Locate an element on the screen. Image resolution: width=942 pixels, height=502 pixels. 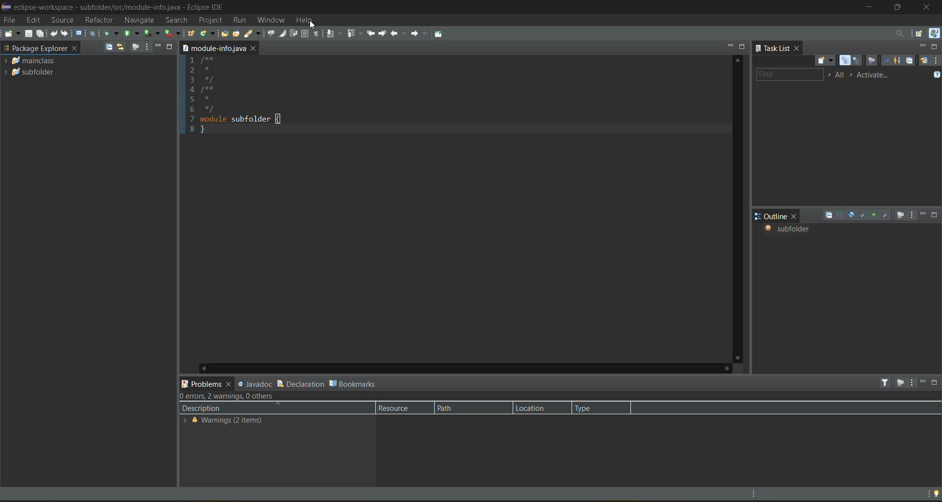
collapse all is located at coordinates (109, 48).